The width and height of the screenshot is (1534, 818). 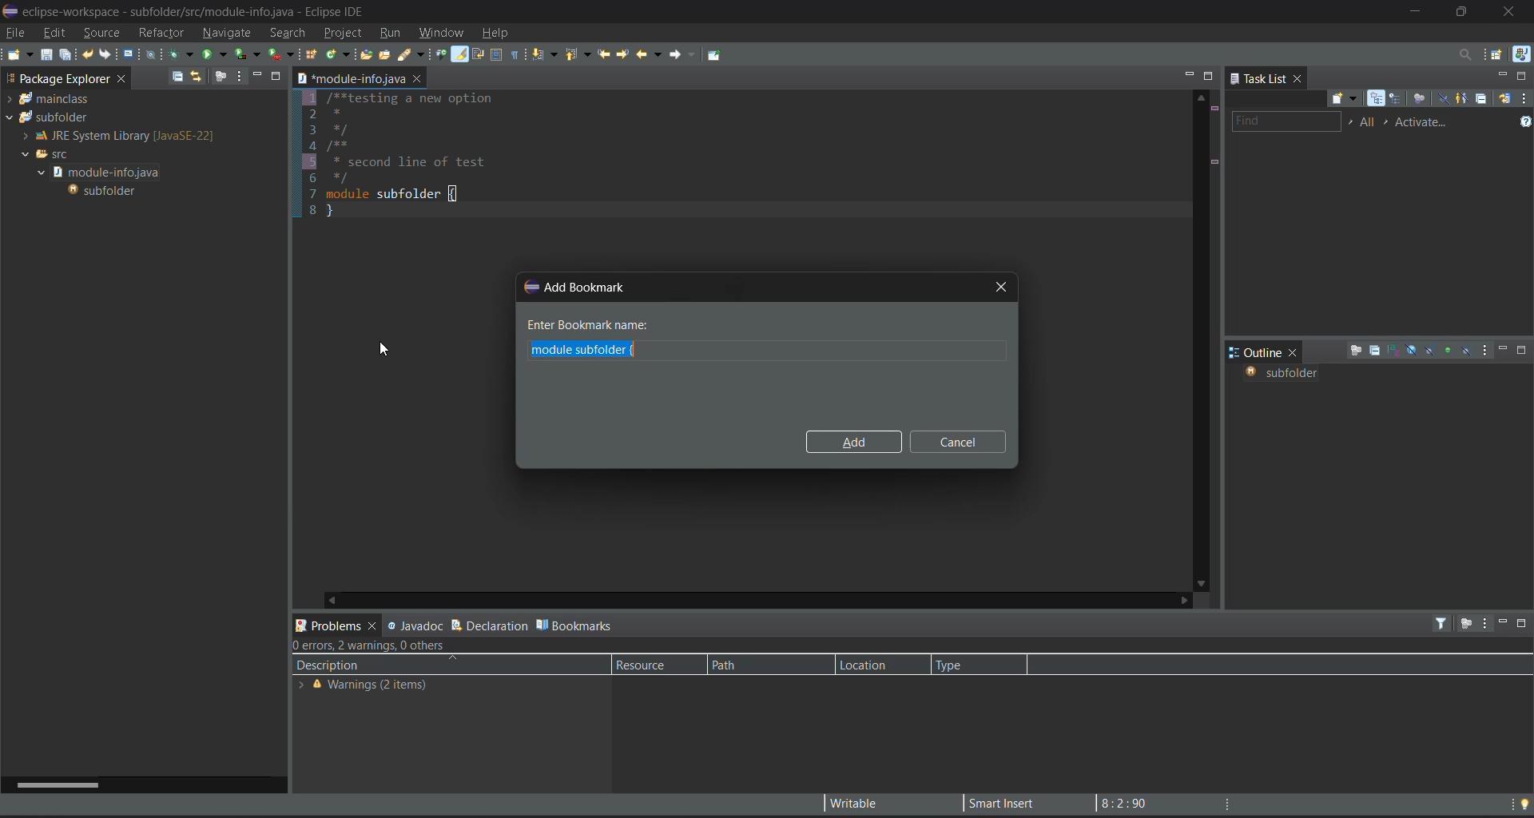 I want to click on file, so click(x=18, y=32).